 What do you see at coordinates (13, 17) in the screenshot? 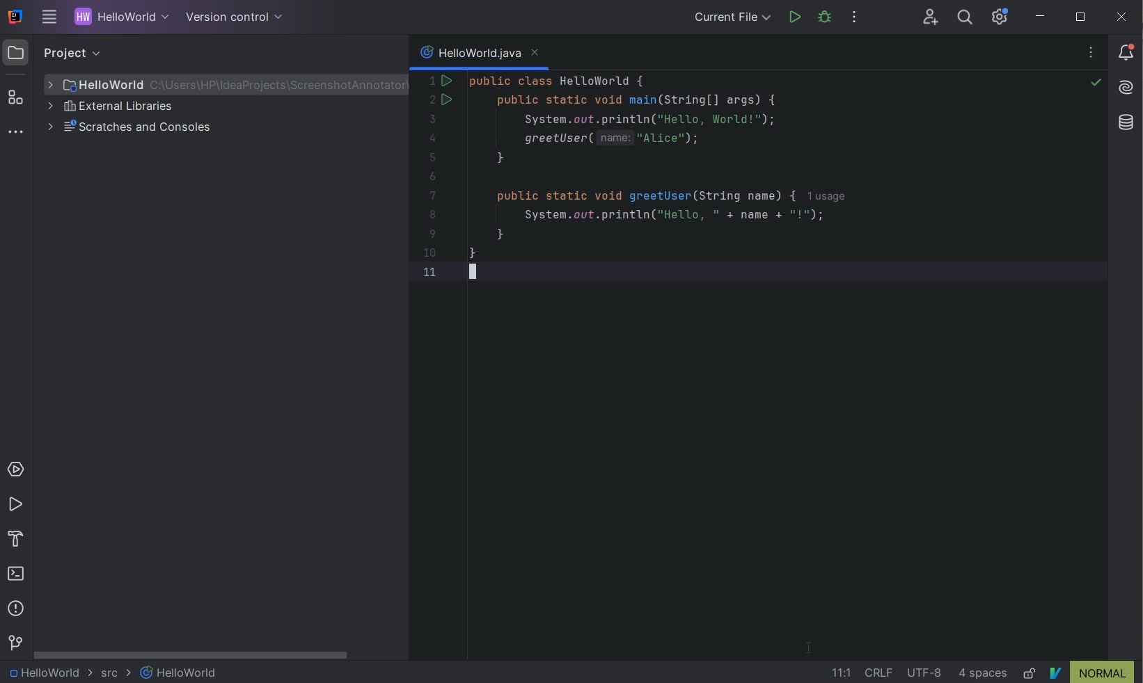
I see `SYSTEM NAME` at bounding box center [13, 17].